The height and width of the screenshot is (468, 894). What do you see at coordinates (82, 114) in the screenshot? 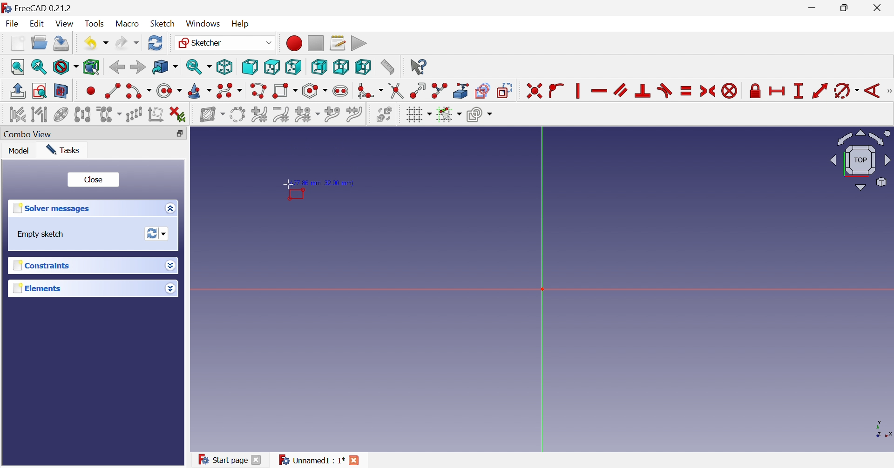
I see `Symmetry` at bounding box center [82, 114].